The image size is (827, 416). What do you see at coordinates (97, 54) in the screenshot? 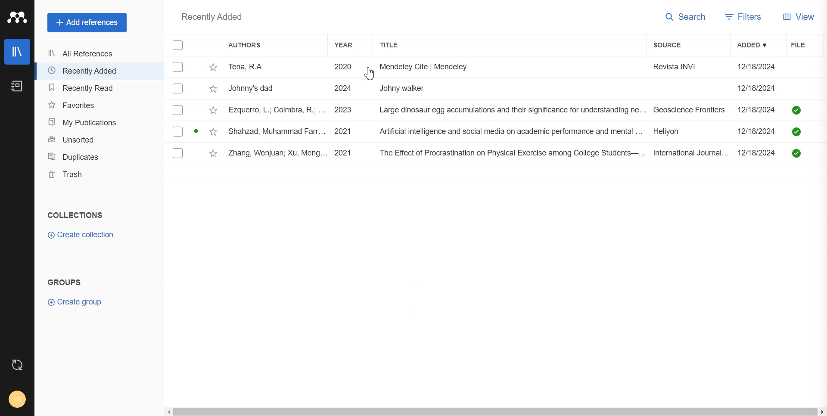
I see `All References` at bounding box center [97, 54].